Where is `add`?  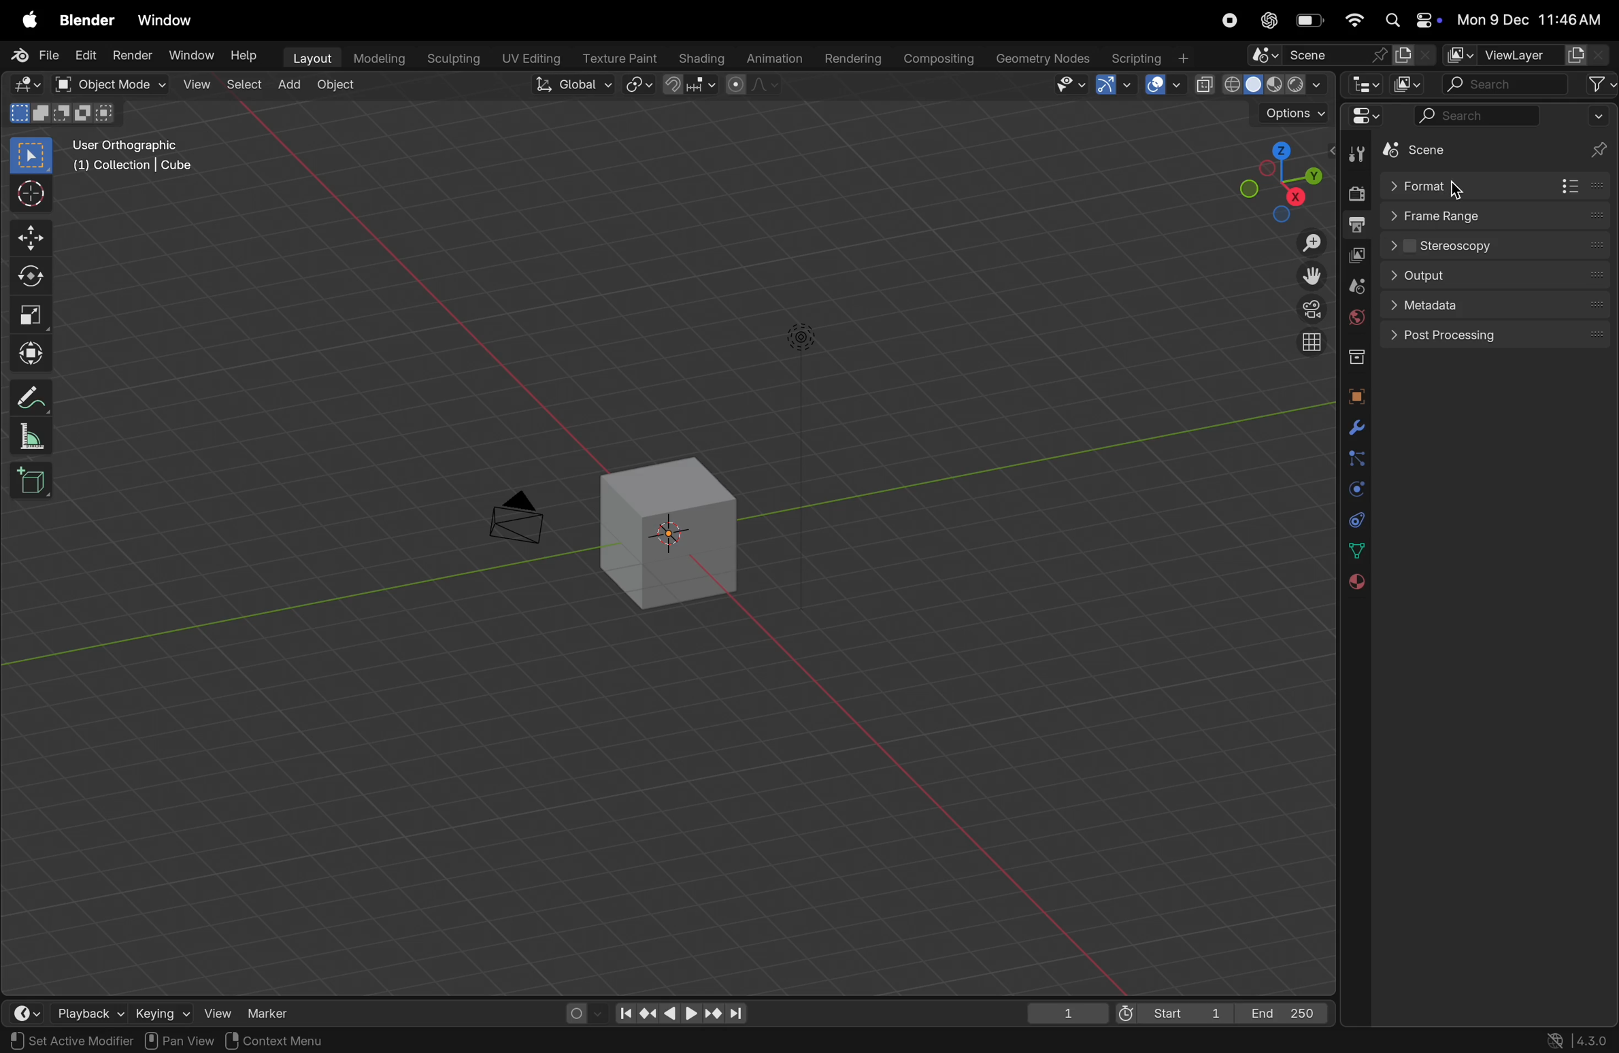 add is located at coordinates (288, 86).